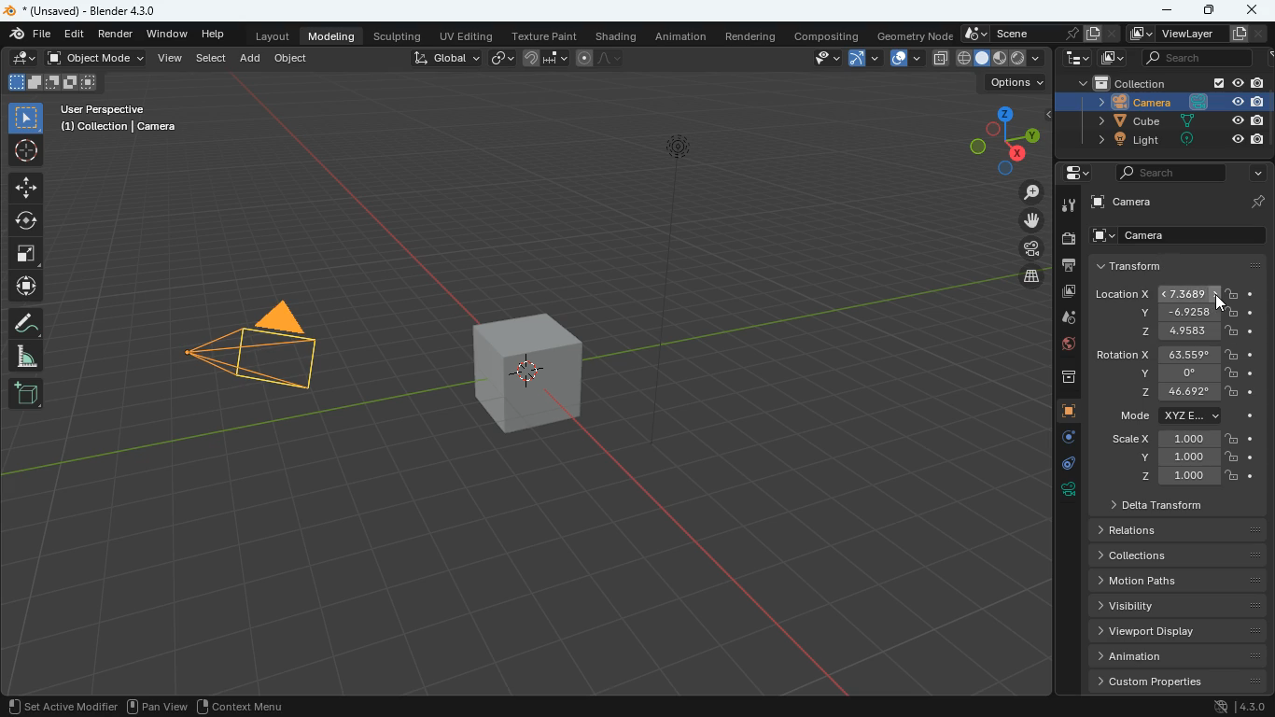 This screenshot has width=1275, height=717. I want to click on custom properties, so click(1175, 681).